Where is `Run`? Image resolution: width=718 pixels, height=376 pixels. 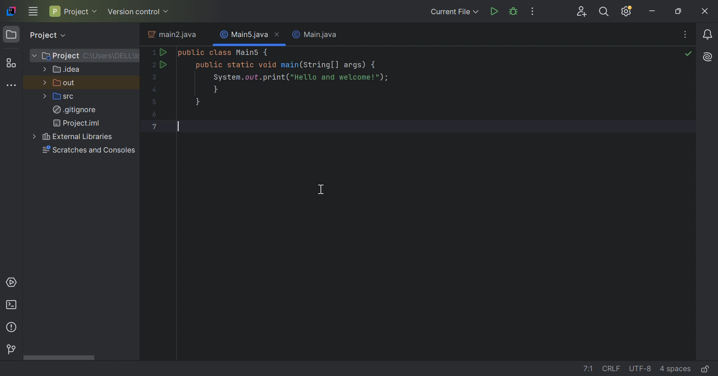 Run is located at coordinates (495, 12).